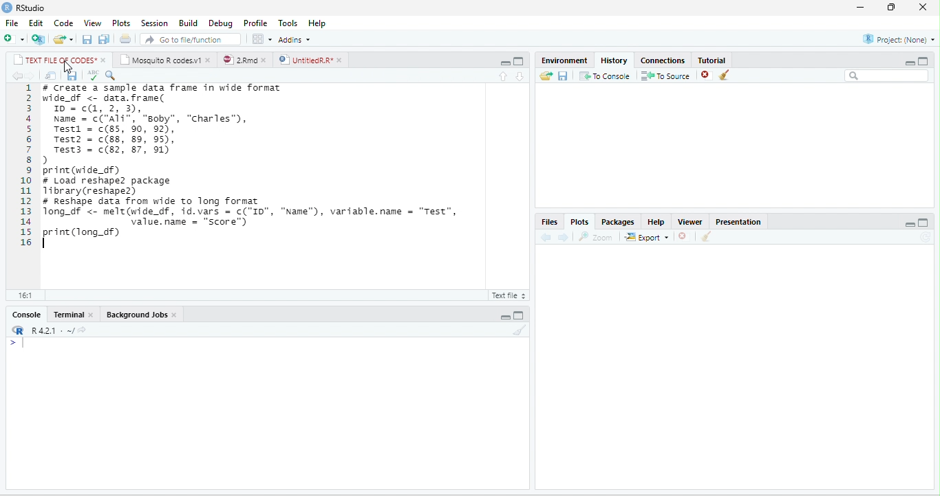  What do you see at coordinates (910, 63) in the screenshot?
I see `minimize` at bounding box center [910, 63].